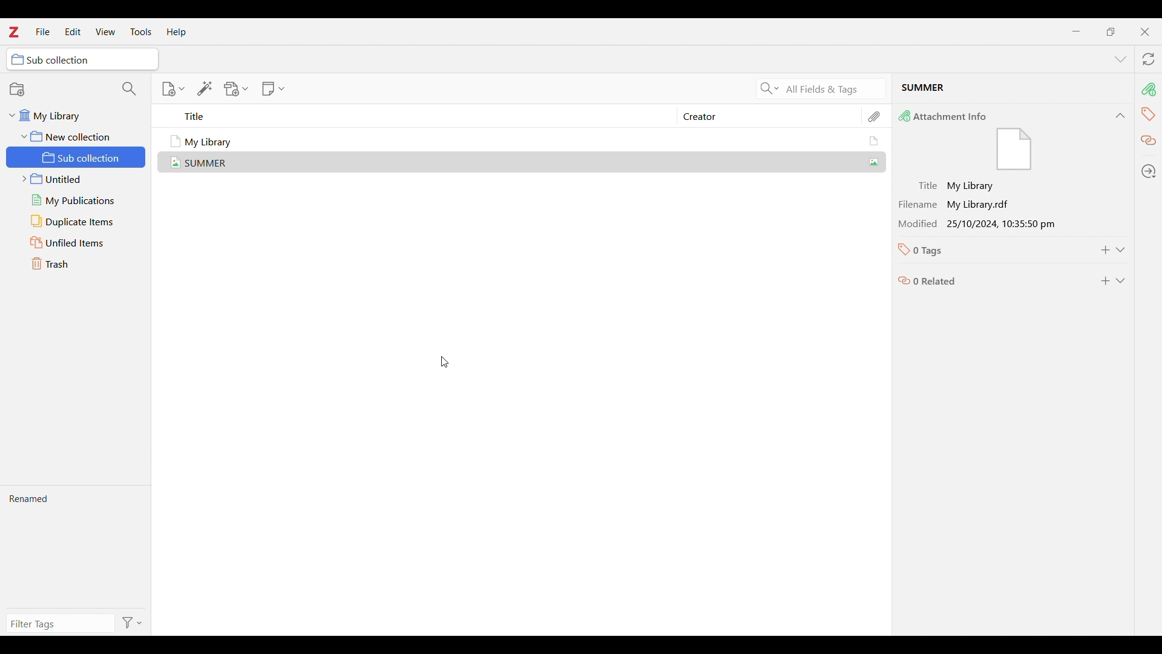 The width and height of the screenshot is (1162, 654). Describe the element at coordinates (1149, 115) in the screenshot. I see `Tags` at that location.